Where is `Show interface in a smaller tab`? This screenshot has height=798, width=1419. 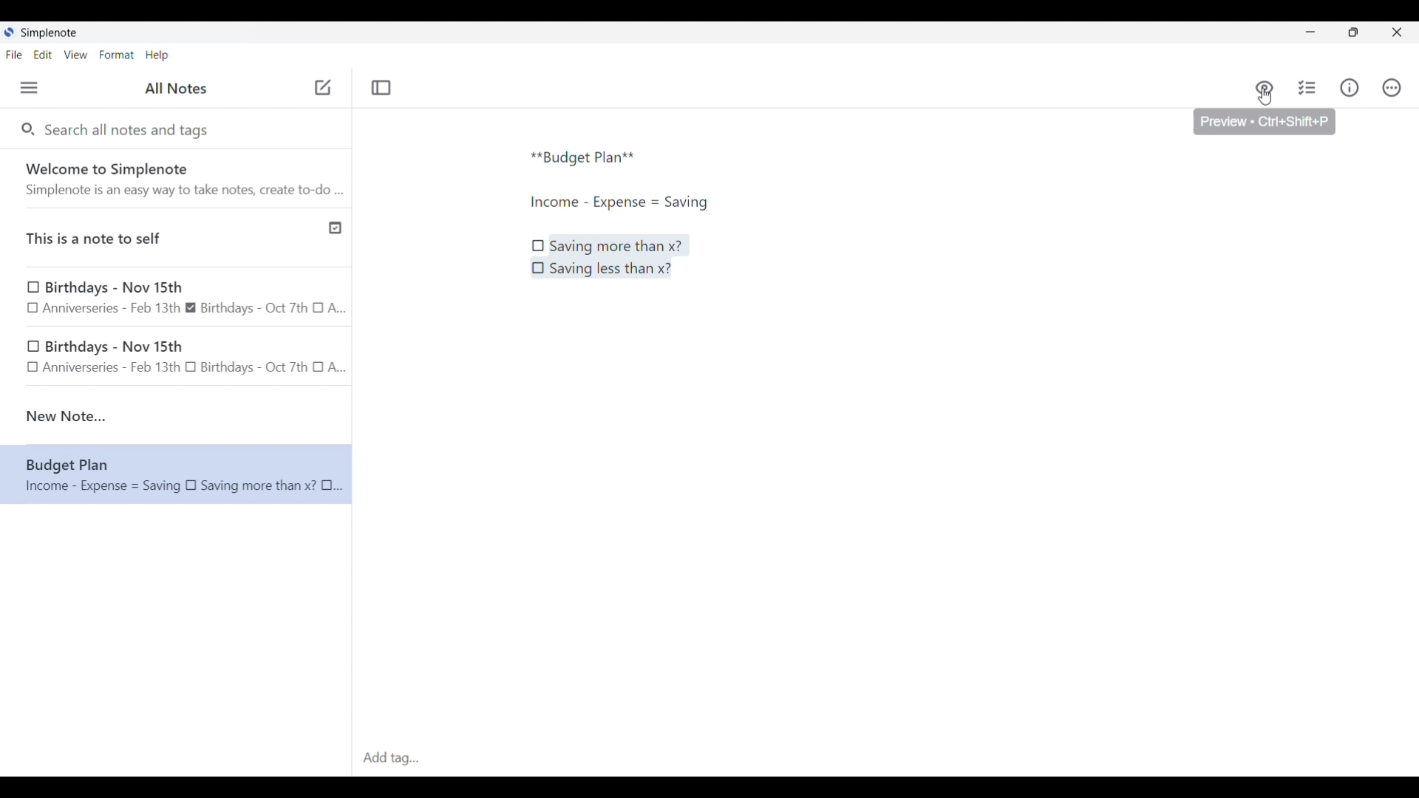 Show interface in a smaller tab is located at coordinates (1353, 33).